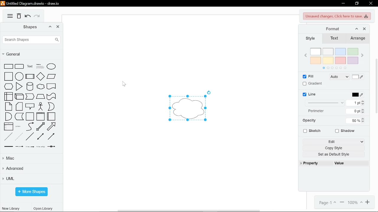 The height and width of the screenshot is (212, 378). What do you see at coordinates (359, 77) in the screenshot?
I see `fill color` at bounding box center [359, 77].